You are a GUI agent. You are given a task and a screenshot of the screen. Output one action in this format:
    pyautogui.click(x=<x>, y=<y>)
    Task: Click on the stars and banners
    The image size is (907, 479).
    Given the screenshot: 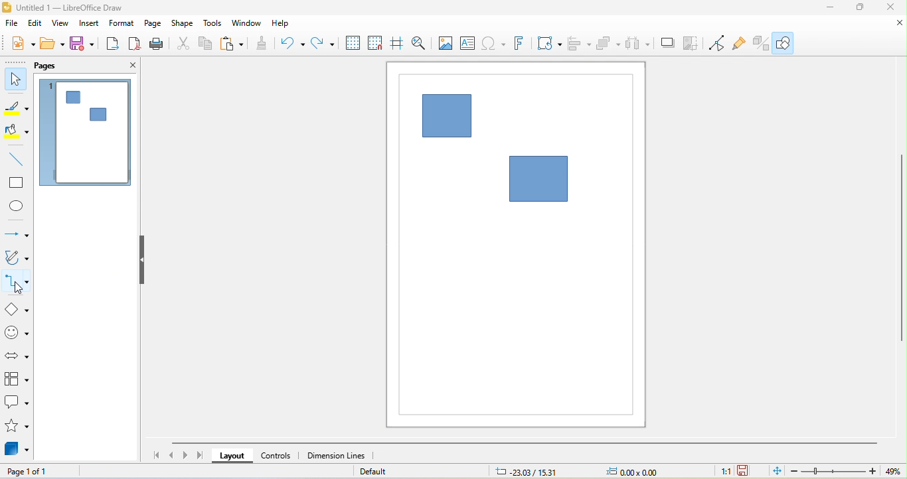 What is the action you would take?
    pyautogui.click(x=18, y=426)
    